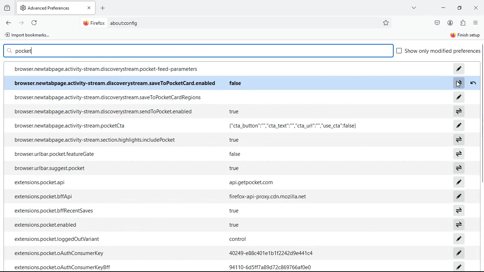  Describe the element at coordinates (8, 23) in the screenshot. I see `back` at that location.